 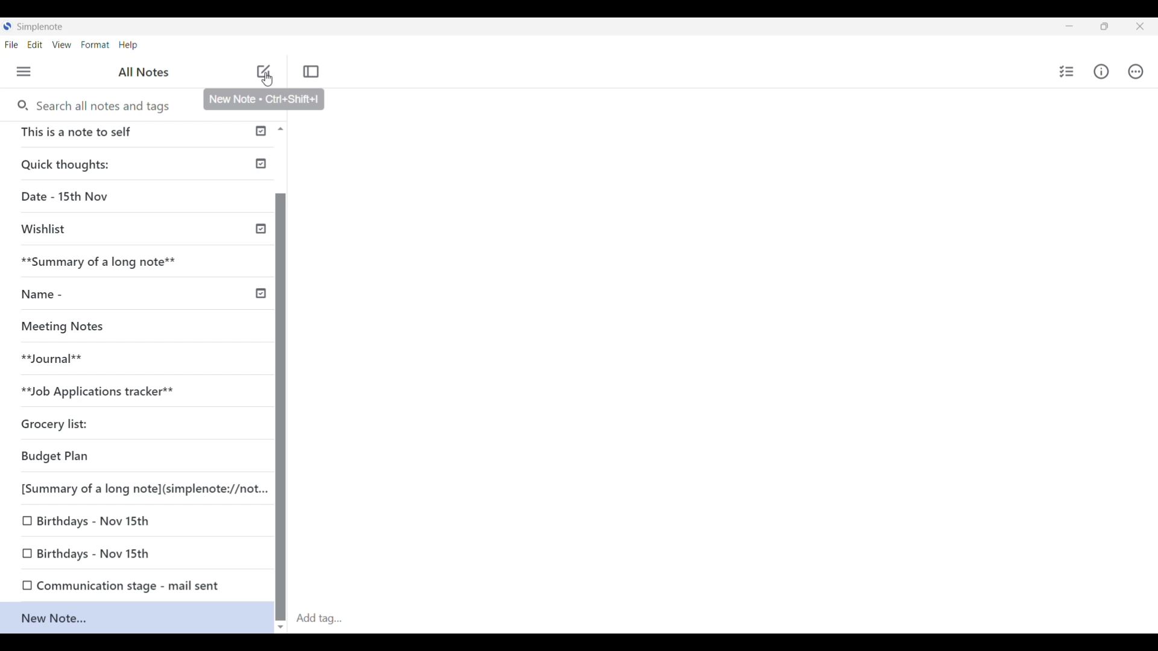 What do you see at coordinates (102, 520) in the screenshot?
I see `0 Birthdays - Nov 15th` at bounding box center [102, 520].